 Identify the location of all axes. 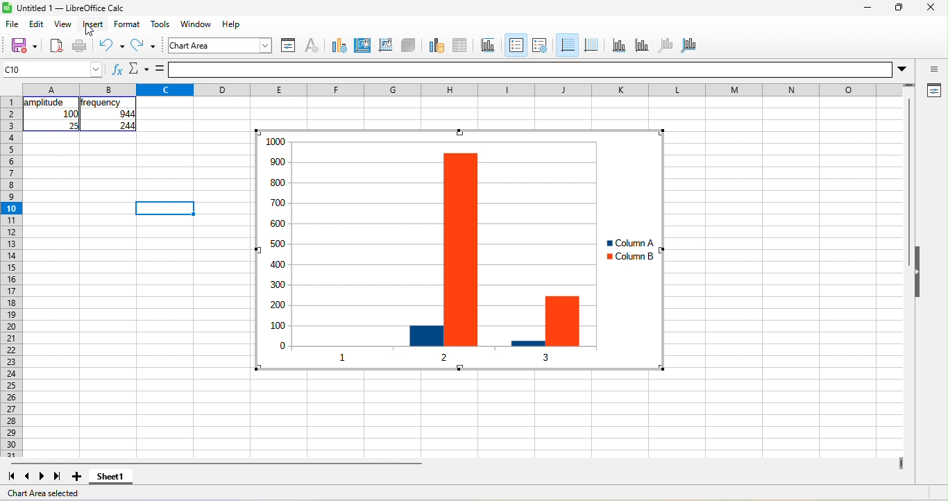
(689, 44).